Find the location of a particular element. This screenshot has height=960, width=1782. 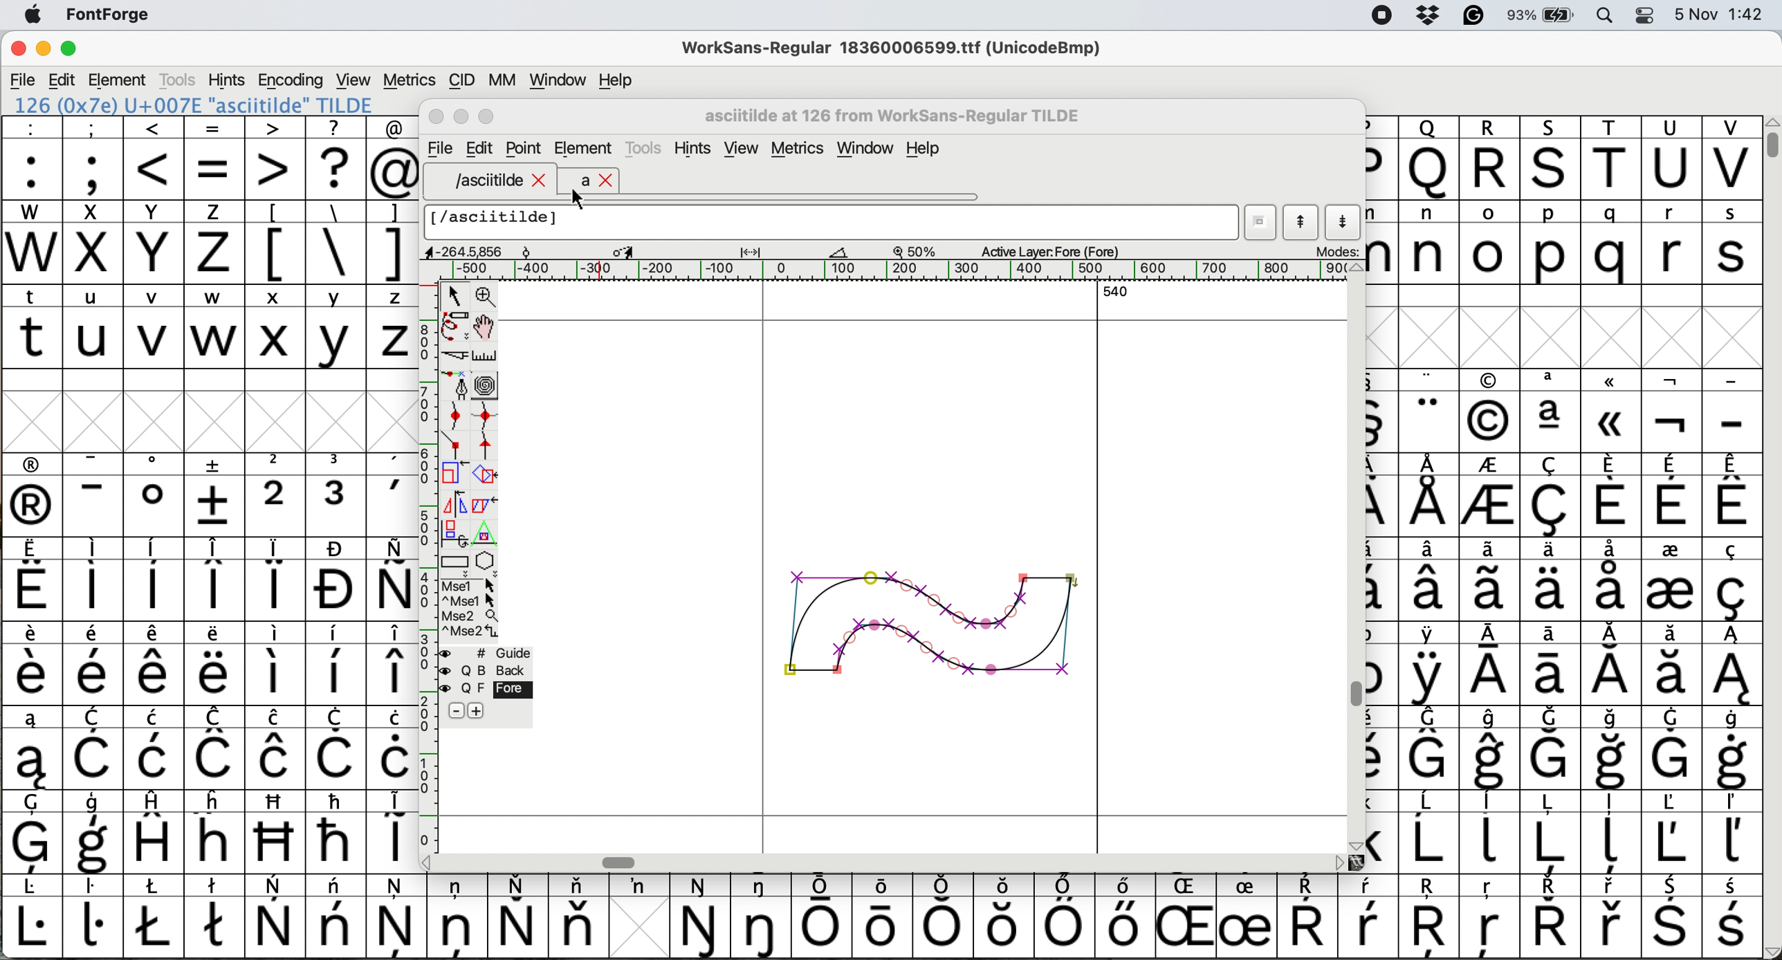

Maximise is located at coordinates (489, 118).